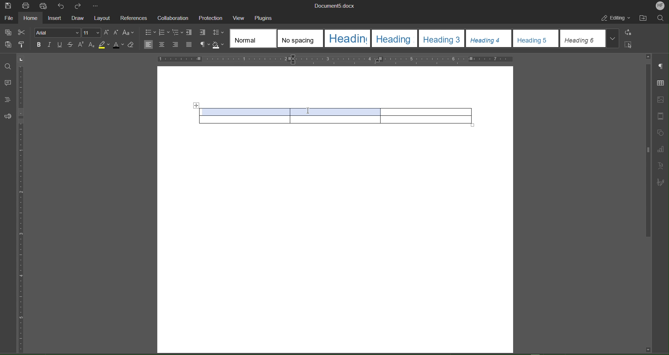 This screenshot has width=669, height=355. Describe the element at coordinates (661, 19) in the screenshot. I see `Search` at that location.